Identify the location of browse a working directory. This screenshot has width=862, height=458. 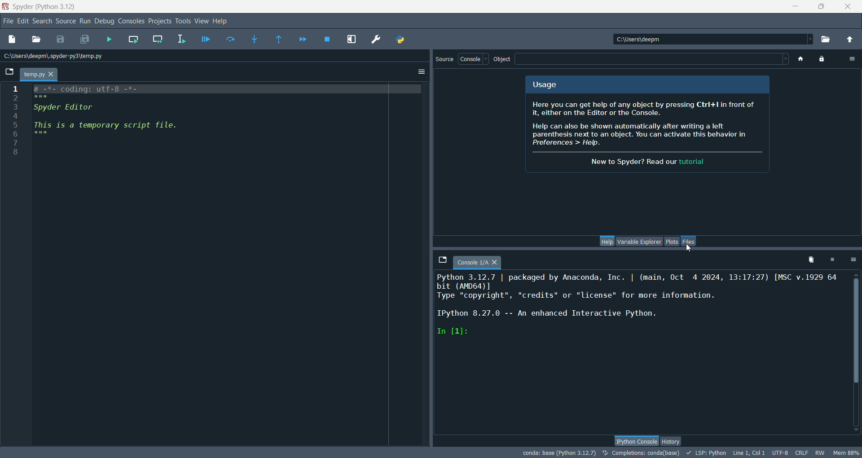
(826, 40).